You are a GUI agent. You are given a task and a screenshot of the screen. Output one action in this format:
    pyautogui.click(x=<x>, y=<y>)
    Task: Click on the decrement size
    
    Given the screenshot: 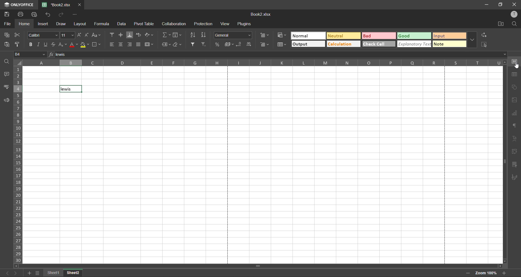 What is the action you would take?
    pyautogui.click(x=87, y=36)
    